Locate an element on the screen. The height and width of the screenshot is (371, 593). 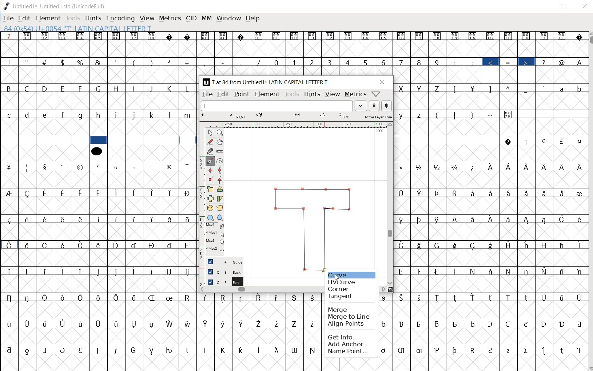
Symbol is located at coordinates (28, 297).